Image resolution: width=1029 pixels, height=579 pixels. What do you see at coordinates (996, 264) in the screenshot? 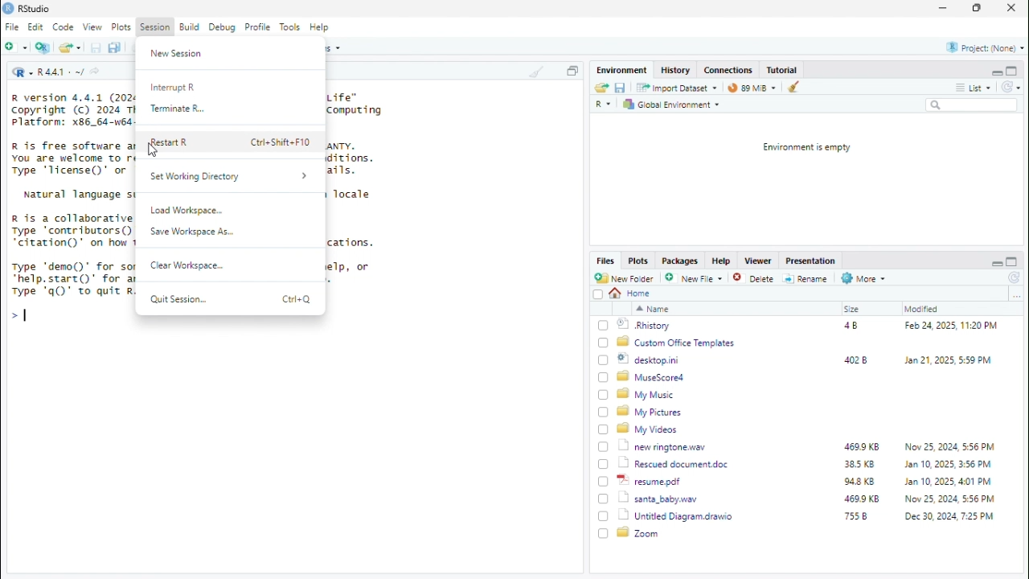
I see `minimise` at bounding box center [996, 264].